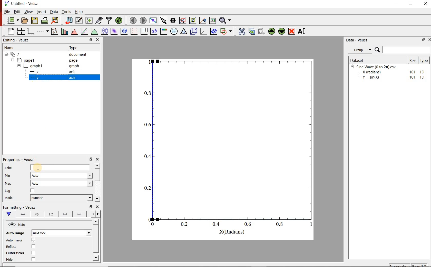  Describe the element at coordinates (22, 214) in the screenshot. I see `options` at that location.